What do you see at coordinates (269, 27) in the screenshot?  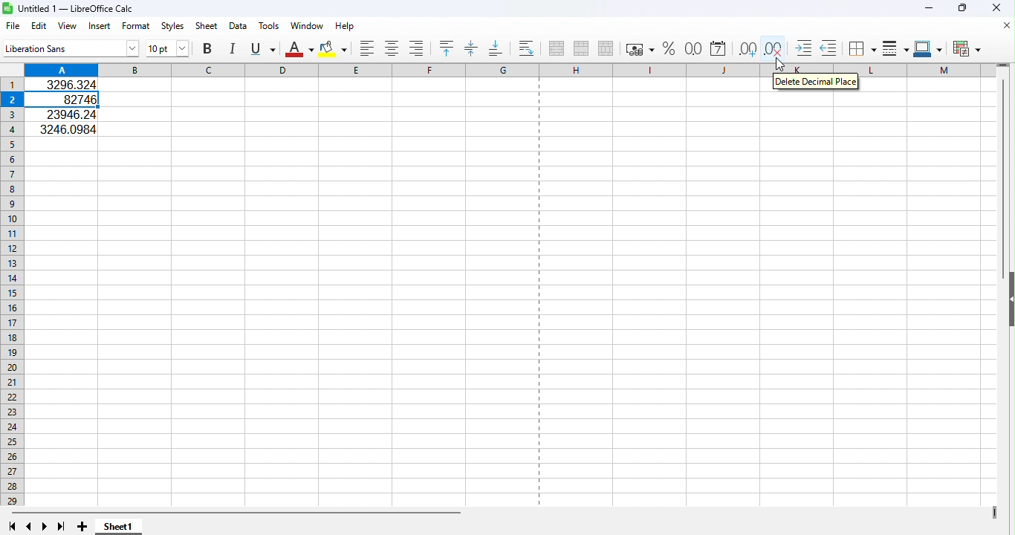 I see `Tools` at bounding box center [269, 27].